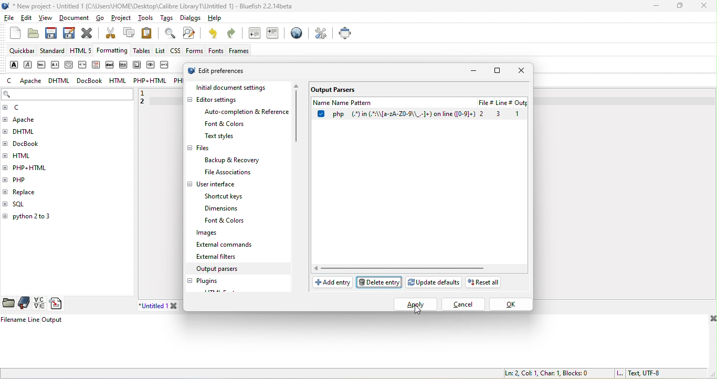 This screenshot has width=717, height=379. What do you see at coordinates (60, 80) in the screenshot?
I see `dhtml` at bounding box center [60, 80].